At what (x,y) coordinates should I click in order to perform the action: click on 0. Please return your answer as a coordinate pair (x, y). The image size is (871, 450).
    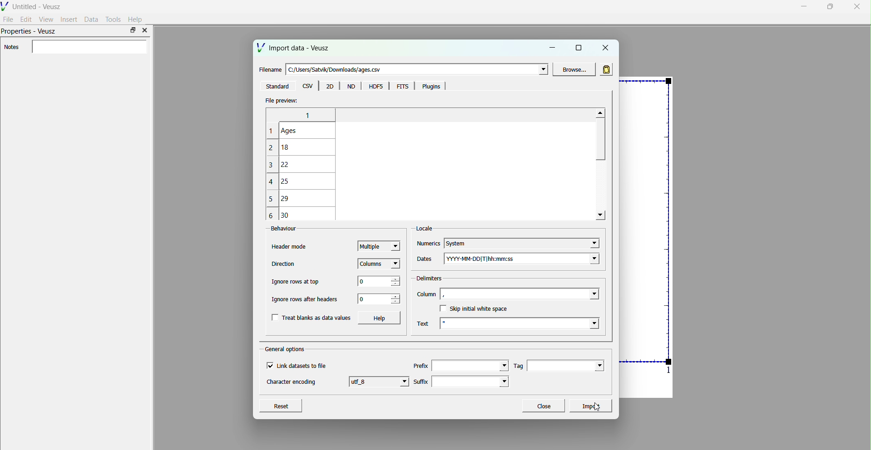
    Looking at the image, I should click on (372, 281).